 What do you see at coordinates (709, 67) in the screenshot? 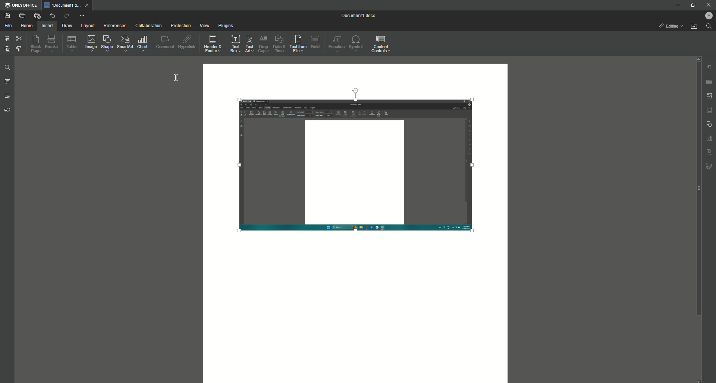
I see `Paragraph Settings` at bounding box center [709, 67].